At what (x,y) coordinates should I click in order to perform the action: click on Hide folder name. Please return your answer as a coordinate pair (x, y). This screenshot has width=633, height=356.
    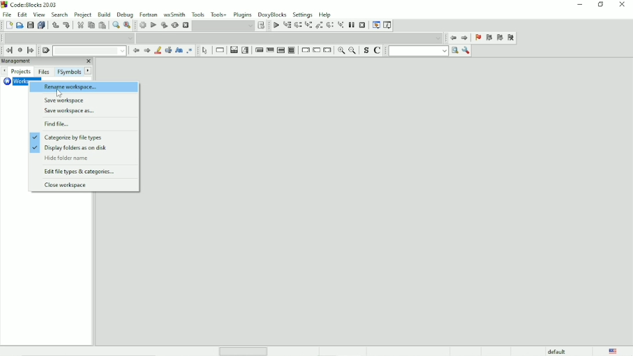
    Looking at the image, I should click on (68, 158).